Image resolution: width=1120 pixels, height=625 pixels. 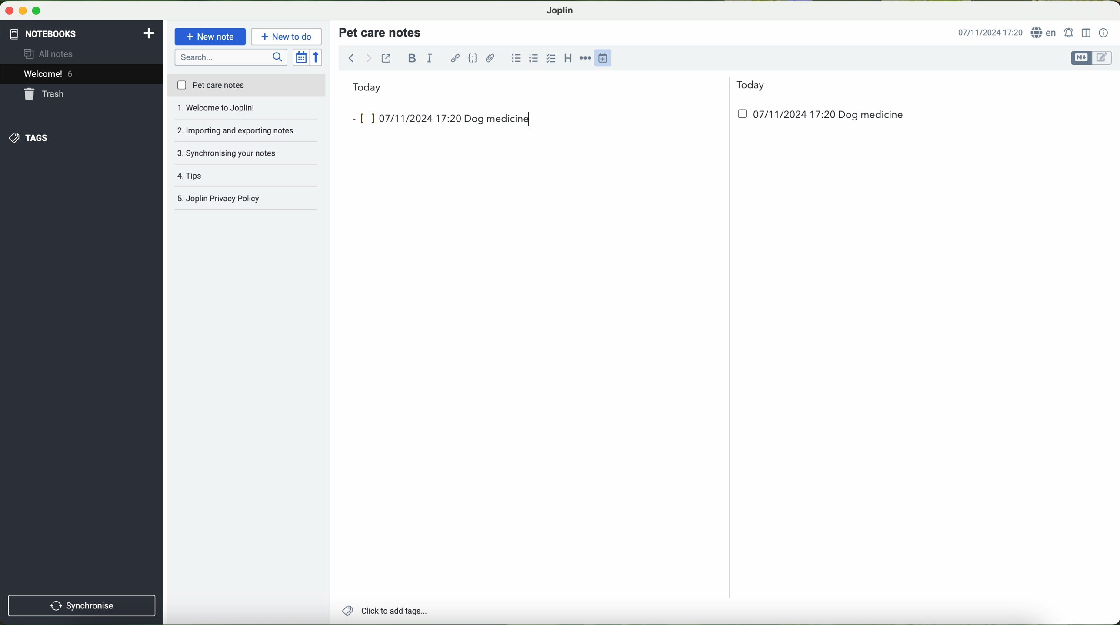 What do you see at coordinates (569, 58) in the screenshot?
I see `heading` at bounding box center [569, 58].